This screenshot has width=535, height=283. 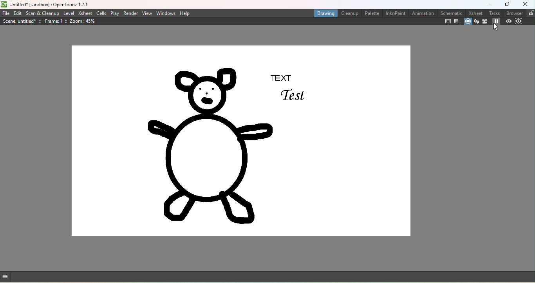 I want to click on Field guide, so click(x=457, y=22).